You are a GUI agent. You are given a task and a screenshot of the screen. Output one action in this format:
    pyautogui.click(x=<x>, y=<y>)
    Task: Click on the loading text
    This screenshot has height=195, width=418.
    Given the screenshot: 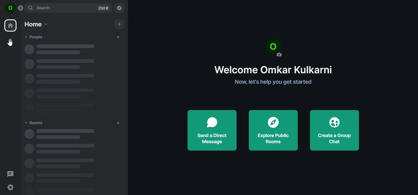 What is the action you would take?
    pyautogui.click(x=63, y=161)
    